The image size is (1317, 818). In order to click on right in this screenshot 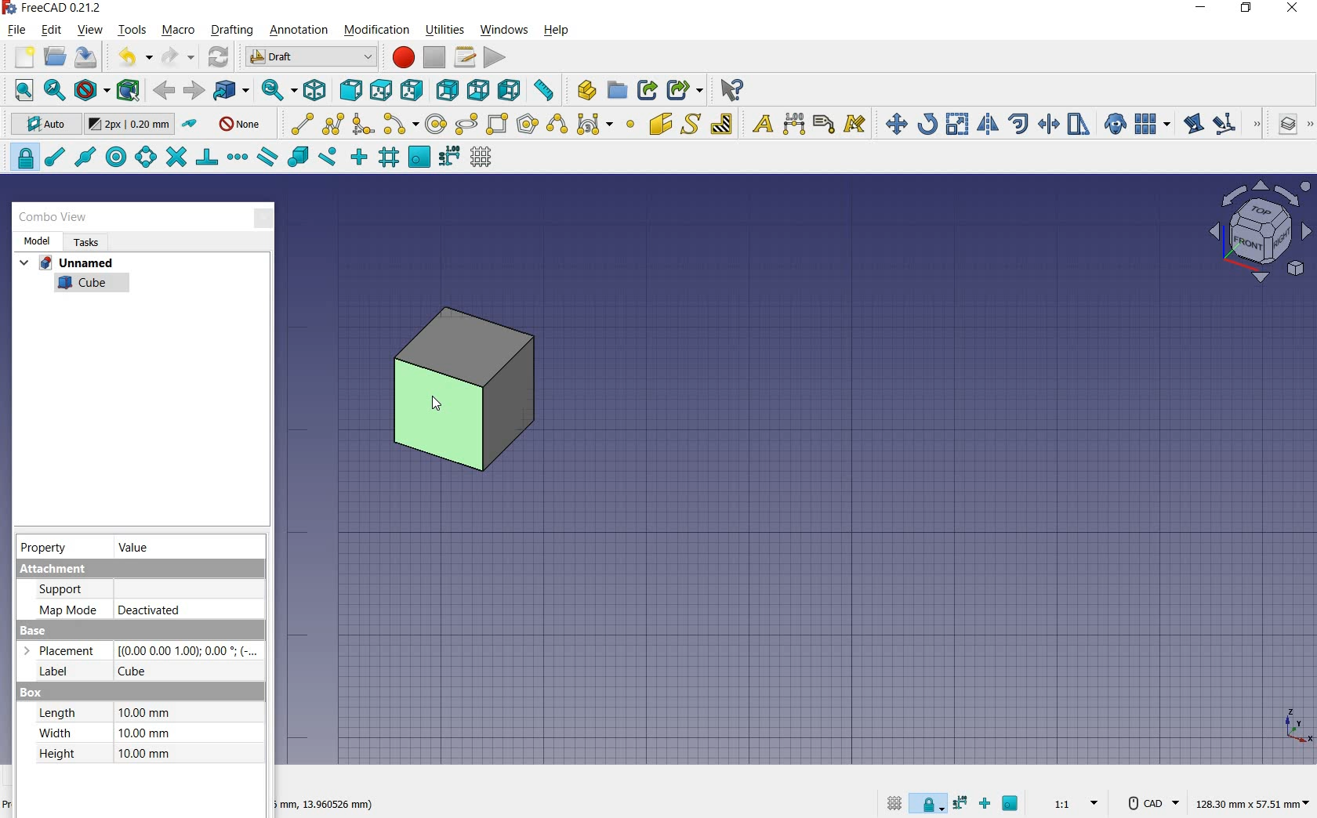, I will do `click(412, 89)`.